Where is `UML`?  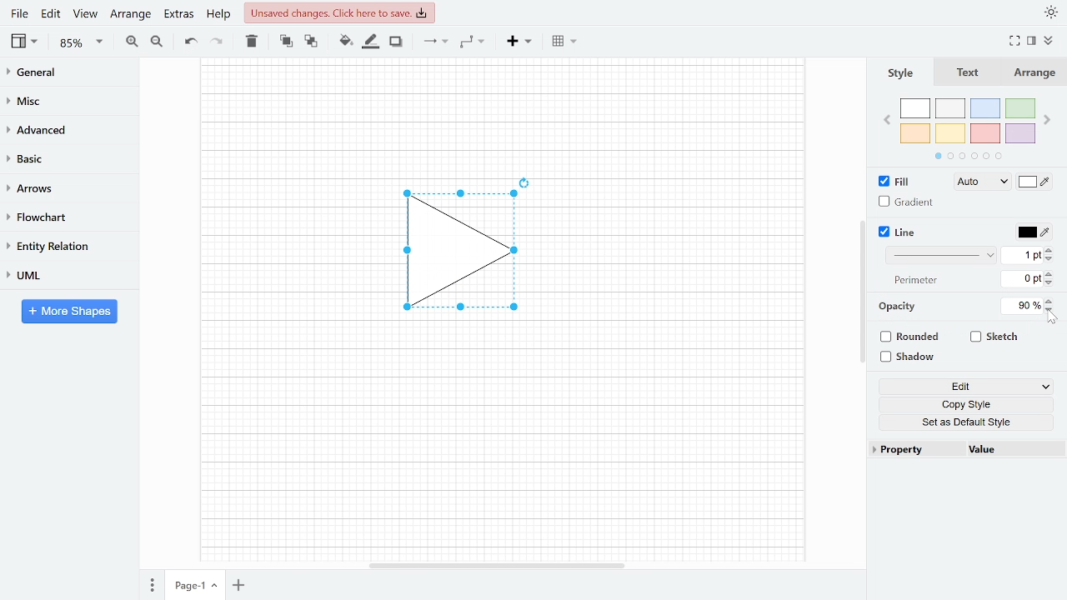 UML is located at coordinates (62, 275).